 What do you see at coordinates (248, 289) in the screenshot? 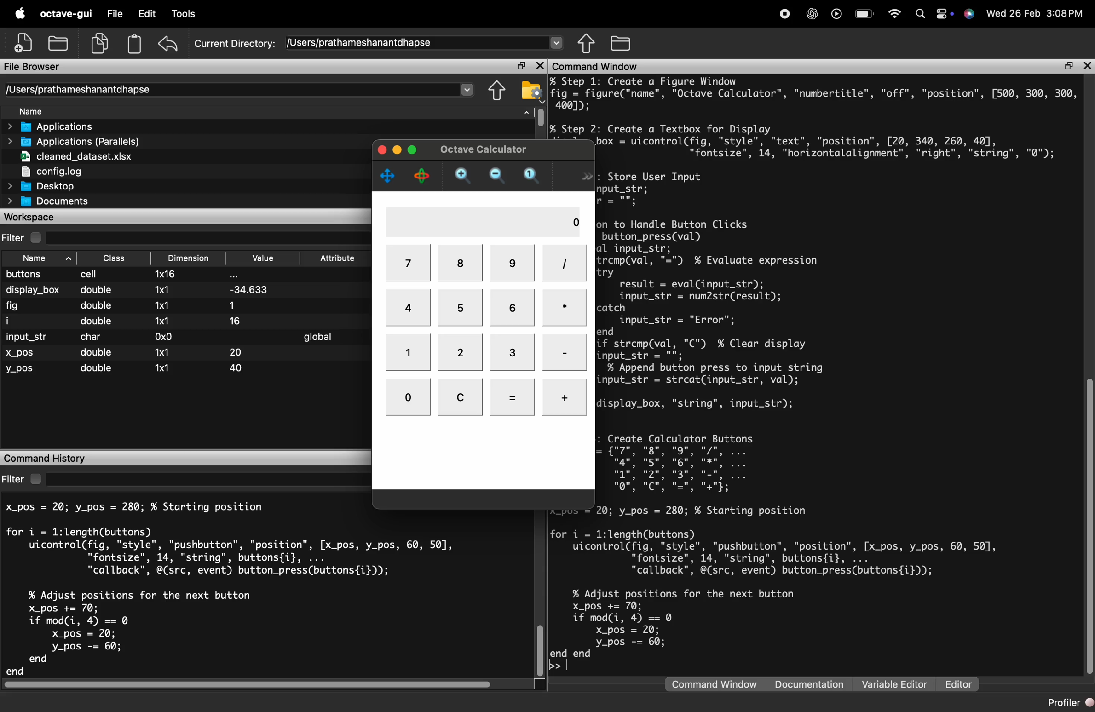
I see `-34.633` at bounding box center [248, 289].